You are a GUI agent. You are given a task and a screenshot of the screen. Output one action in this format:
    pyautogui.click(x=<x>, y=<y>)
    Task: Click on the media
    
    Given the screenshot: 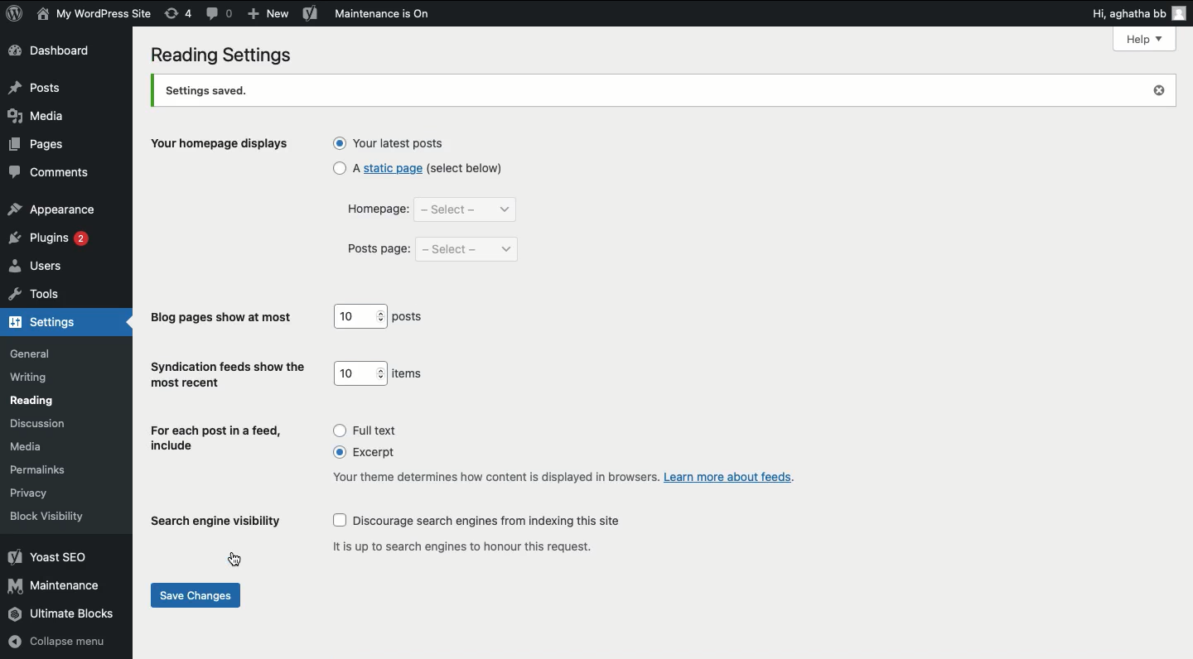 What is the action you would take?
    pyautogui.click(x=26, y=447)
    